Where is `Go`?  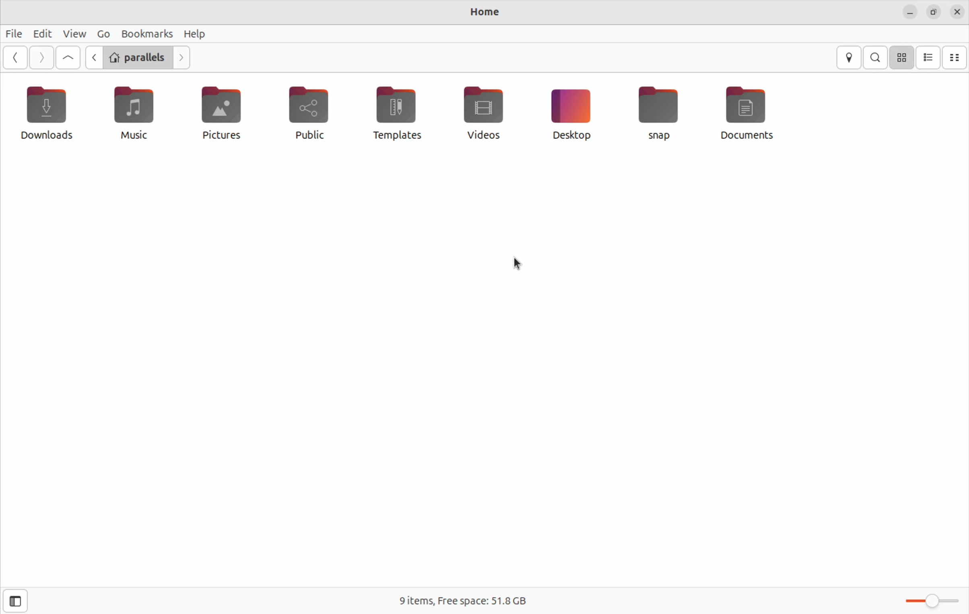 Go is located at coordinates (103, 33).